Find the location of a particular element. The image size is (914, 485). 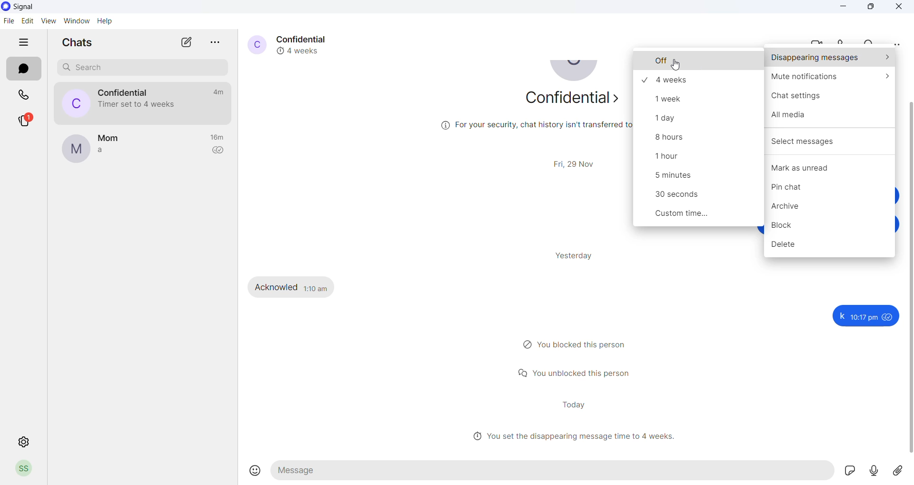

hide tabs is located at coordinates (22, 45).